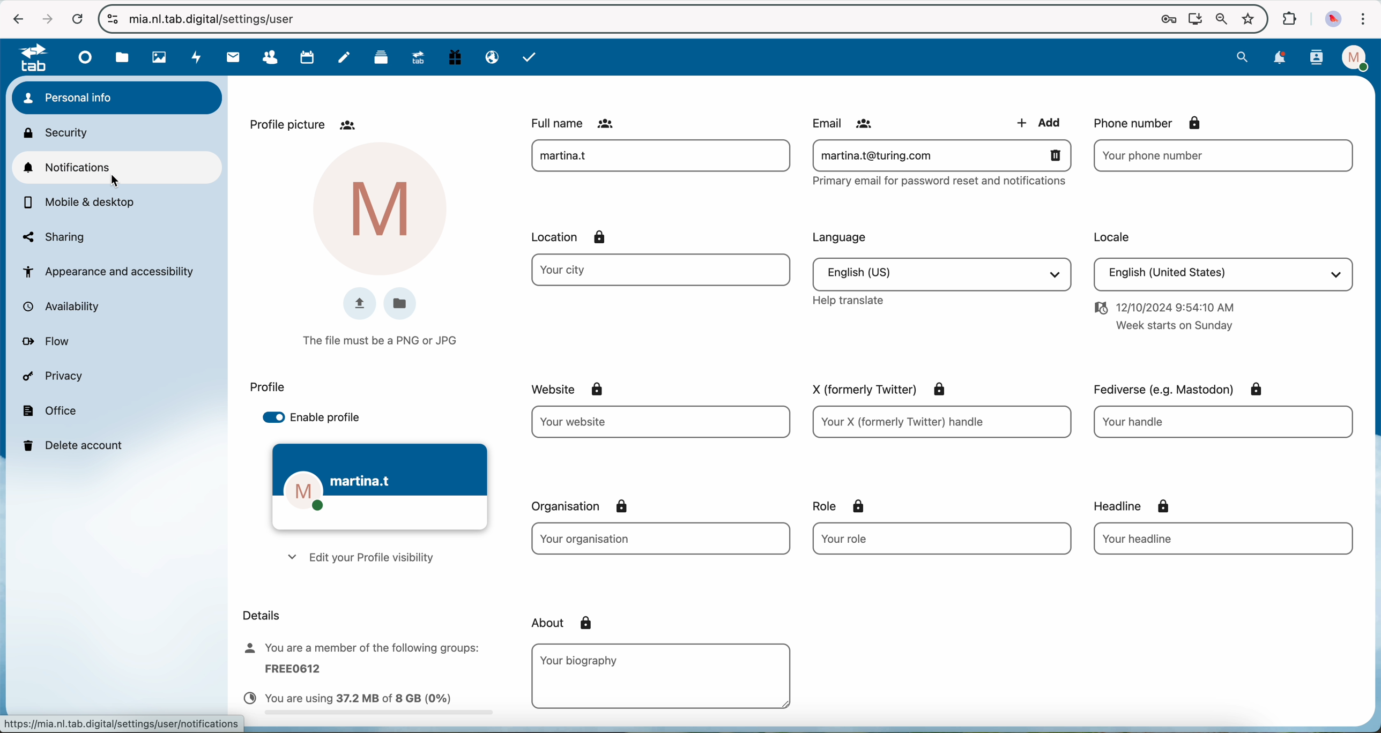 The height and width of the screenshot is (733, 1381). What do you see at coordinates (1289, 19) in the screenshot?
I see `extensions` at bounding box center [1289, 19].